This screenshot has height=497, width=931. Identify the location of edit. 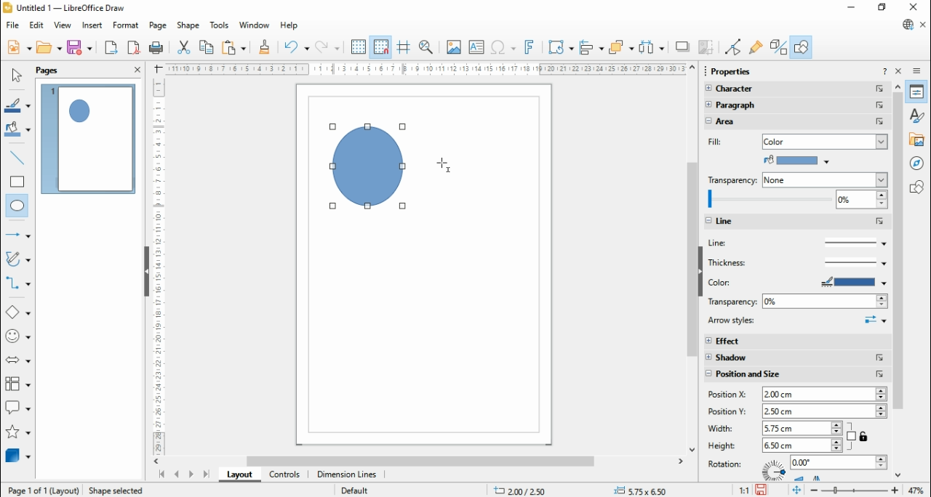
(36, 25).